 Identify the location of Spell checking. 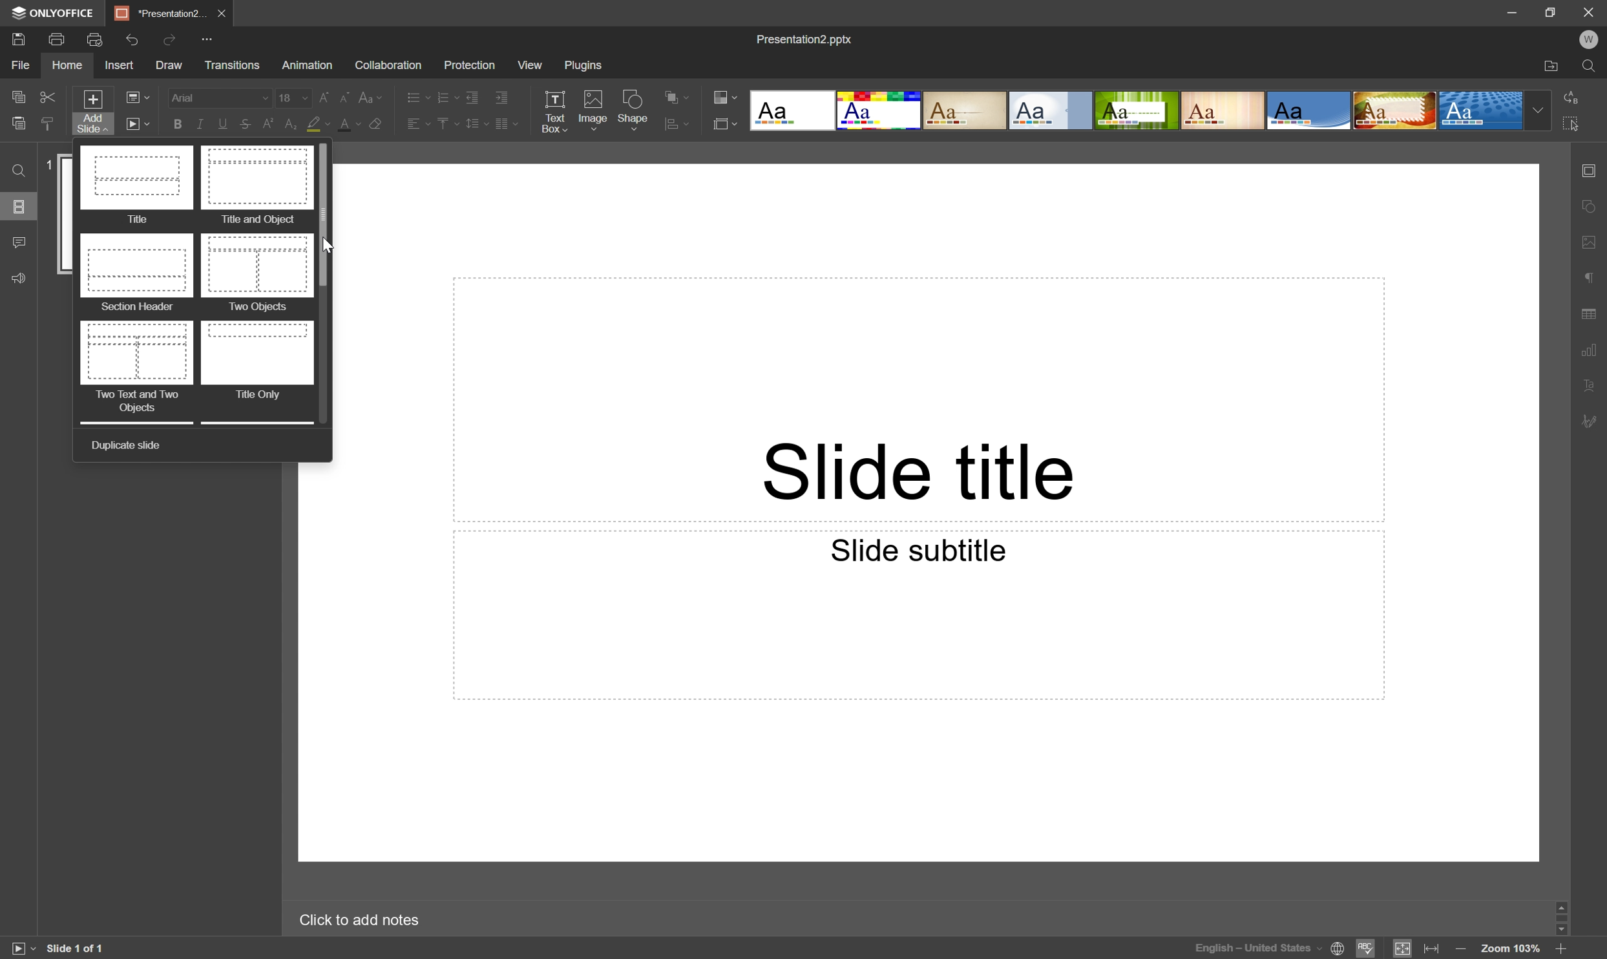
(1367, 948).